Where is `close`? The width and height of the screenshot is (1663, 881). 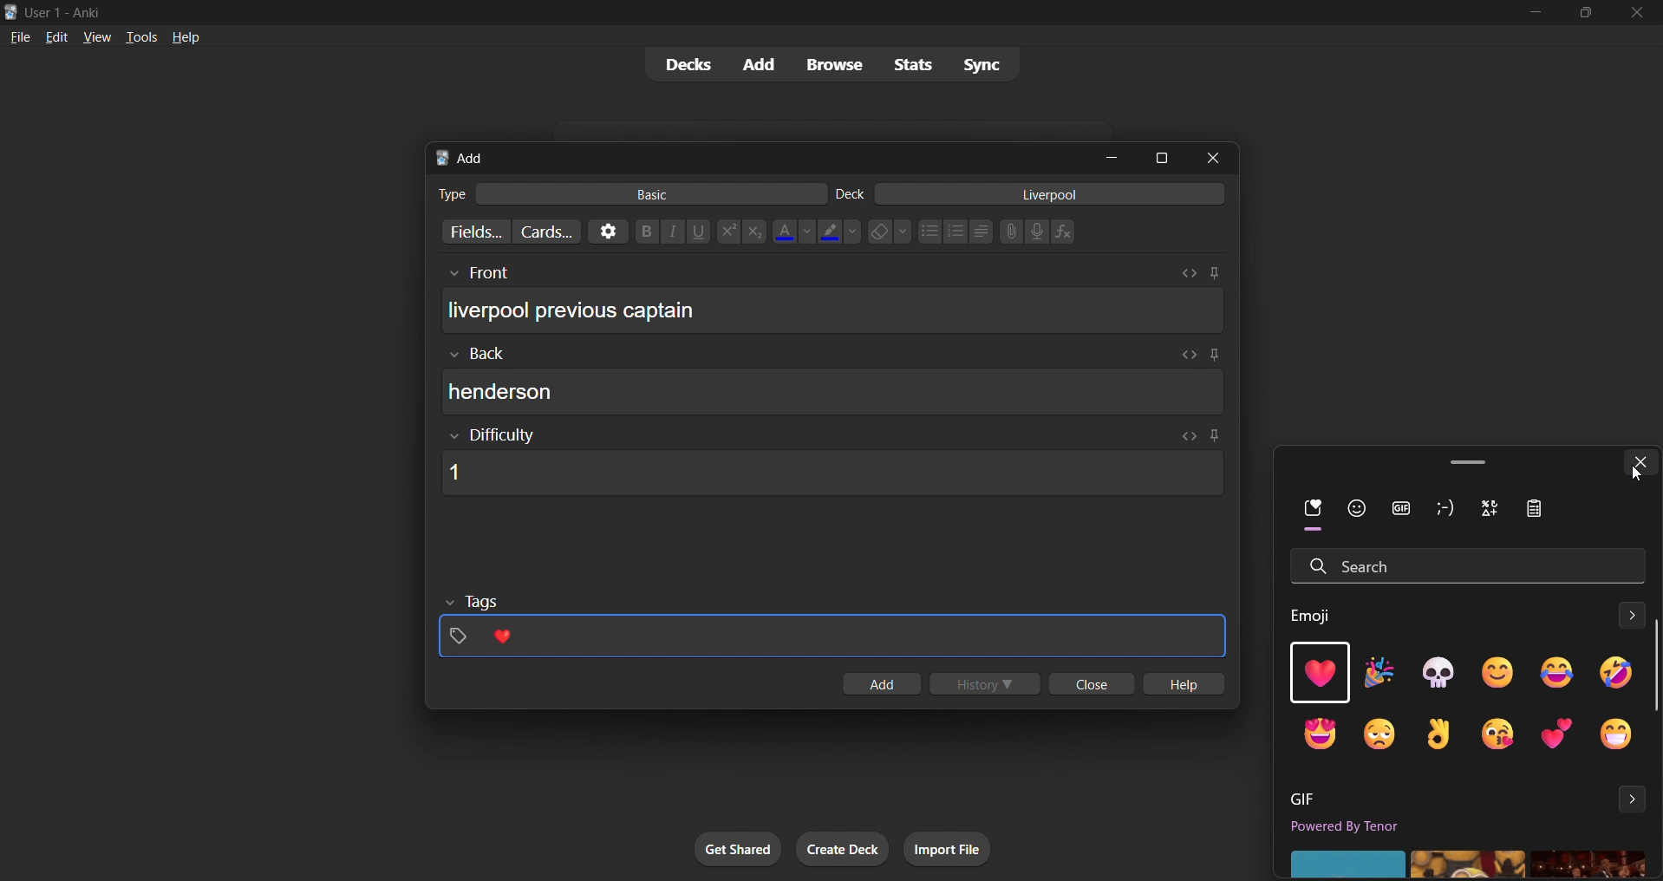
close is located at coordinates (1638, 13).